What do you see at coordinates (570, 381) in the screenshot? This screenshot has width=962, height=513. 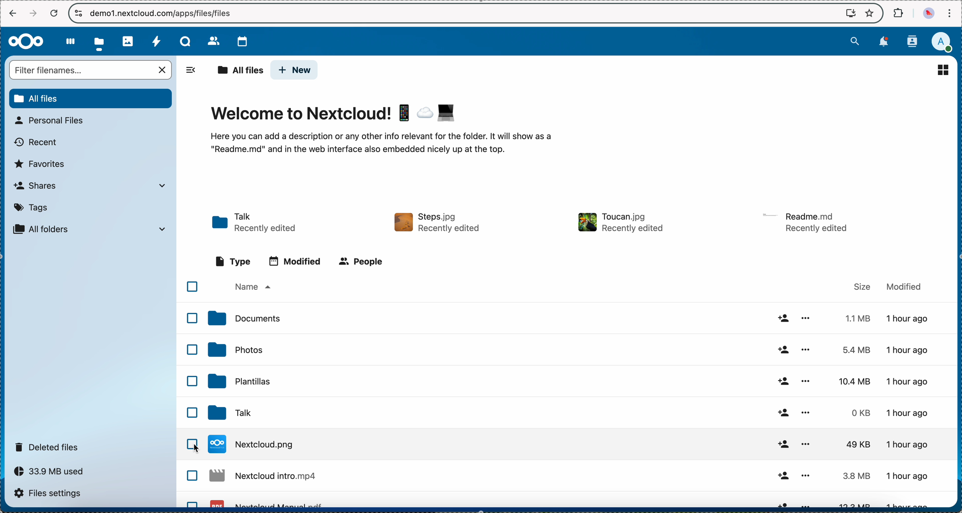 I see `templates` at bounding box center [570, 381].